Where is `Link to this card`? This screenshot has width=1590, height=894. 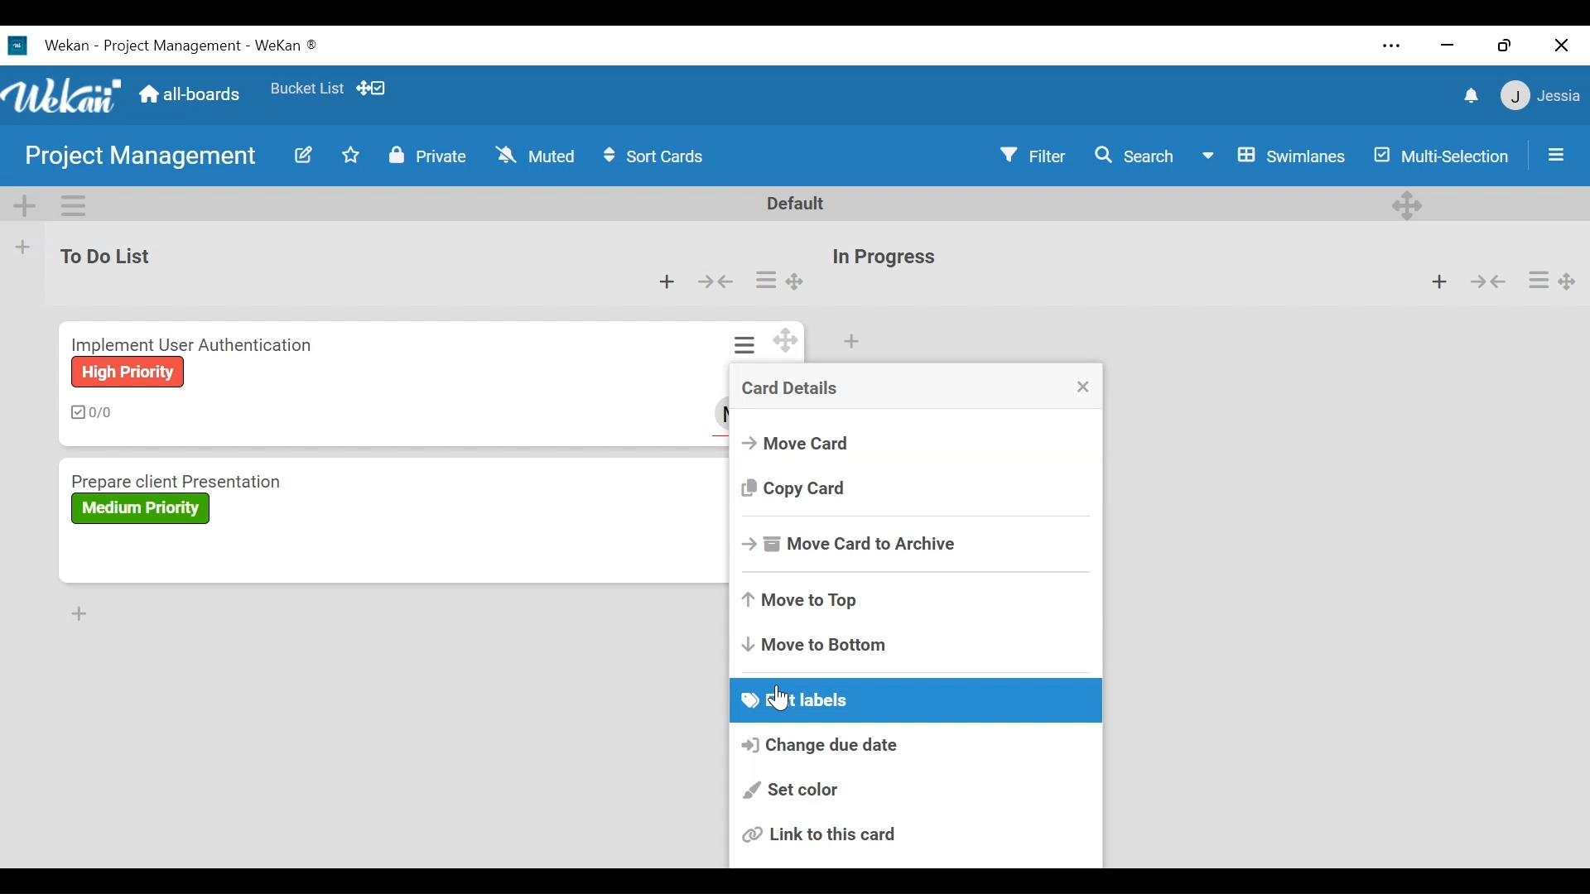 Link to this card is located at coordinates (913, 835).